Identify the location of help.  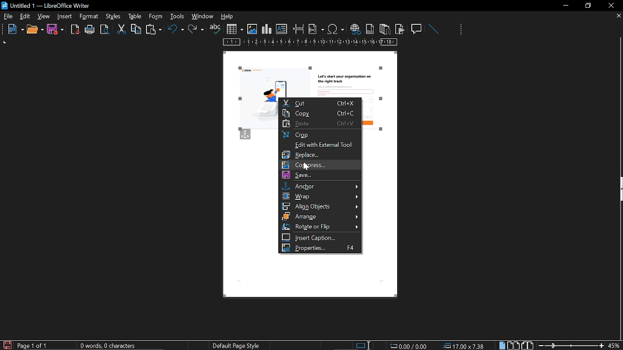
(229, 17).